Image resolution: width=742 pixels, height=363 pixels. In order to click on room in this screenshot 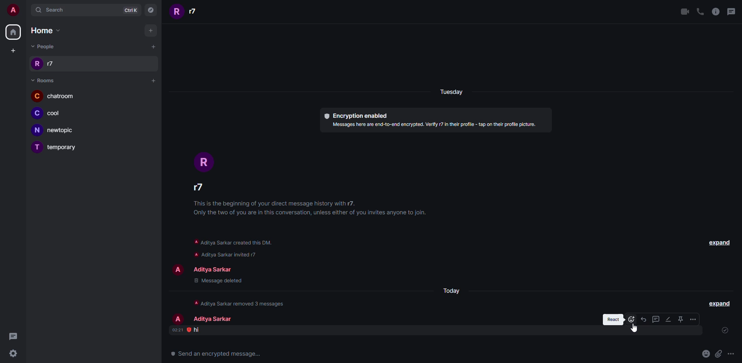, I will do `click(54, 96)`.